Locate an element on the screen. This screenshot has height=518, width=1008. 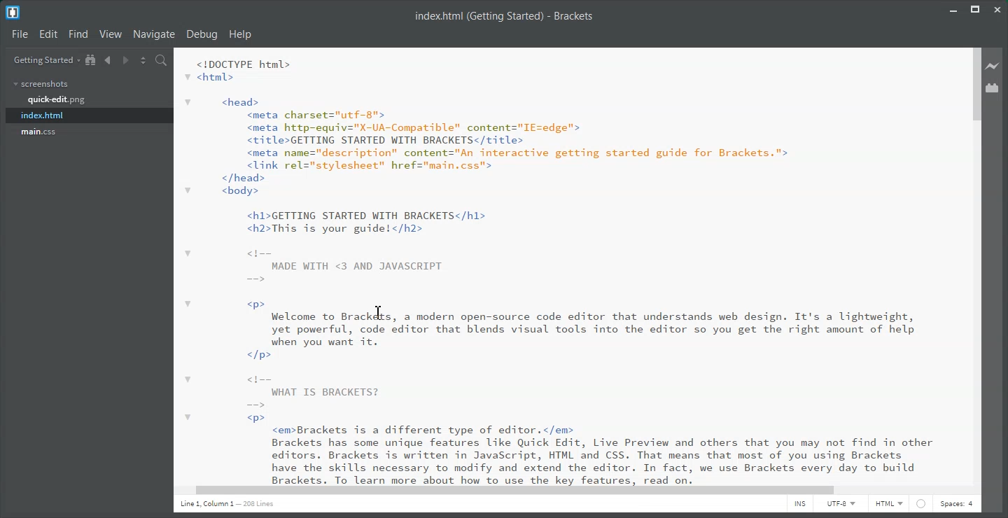
Horizontal Scroll Bar is located at coordinates (568, 490).